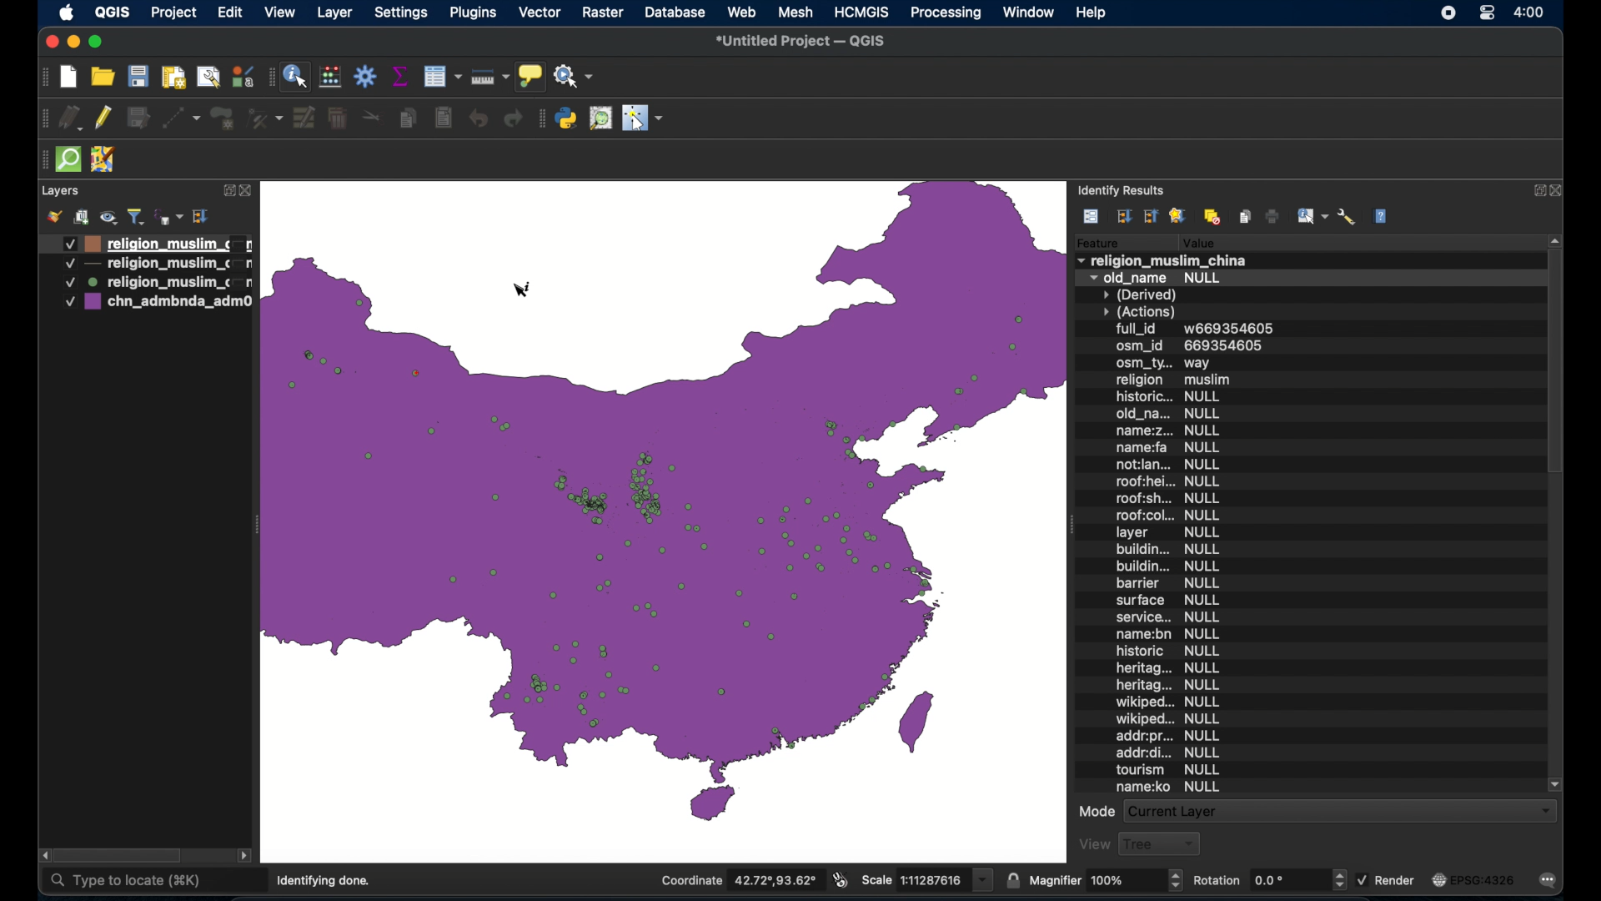 The height and width of the screenshot is (901, 1601). Describe the element at coordinates (1173, 381) in the screenshot. I see `religion` at that location.